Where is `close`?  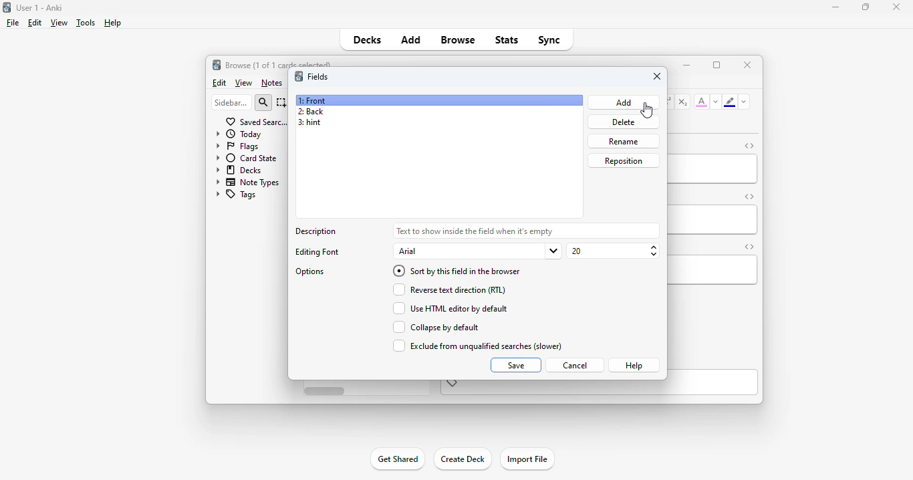
close is located at coordinates (658, 76).